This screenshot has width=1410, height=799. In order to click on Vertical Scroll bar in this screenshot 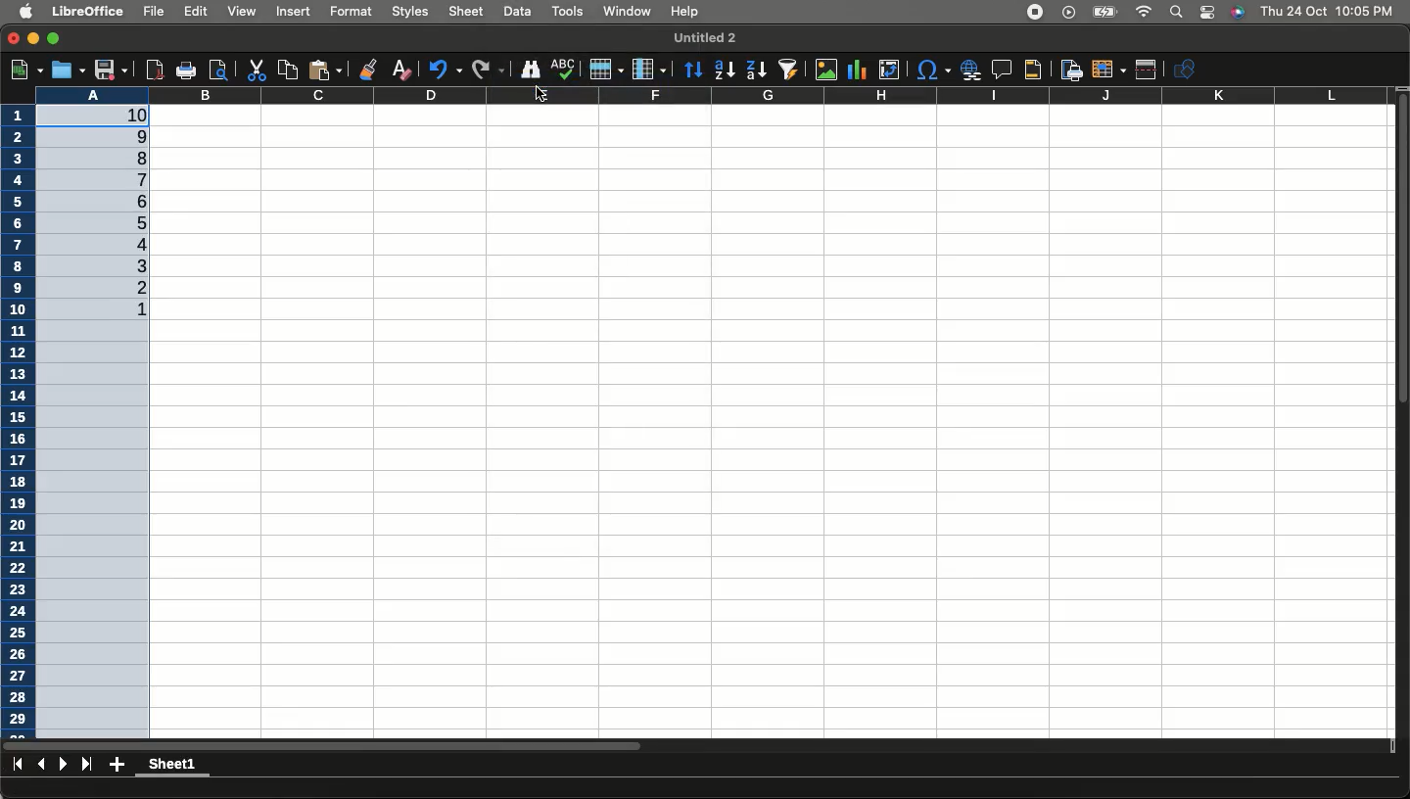, I will do `click(1401, 263)`.